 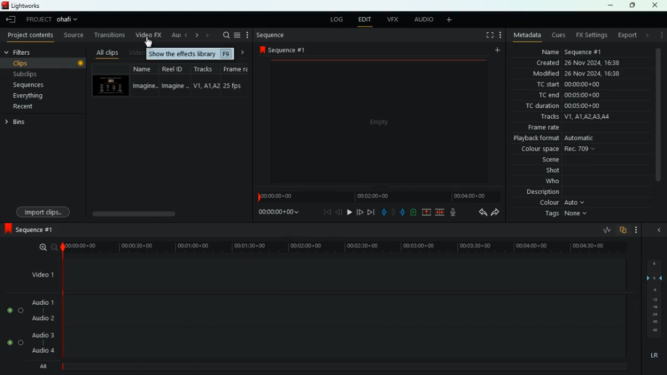 I want to click on name, so click(x=578, y=52).